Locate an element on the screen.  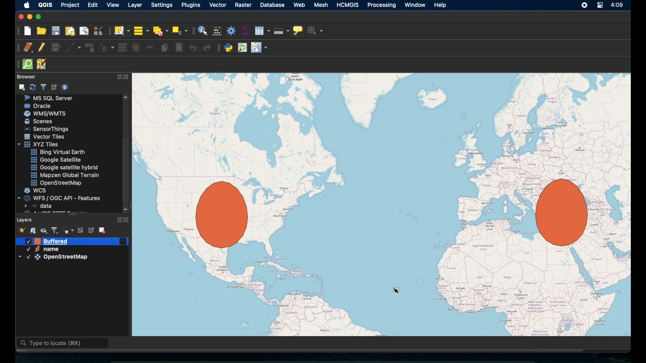
plugins is located at coordinates (191, 5).